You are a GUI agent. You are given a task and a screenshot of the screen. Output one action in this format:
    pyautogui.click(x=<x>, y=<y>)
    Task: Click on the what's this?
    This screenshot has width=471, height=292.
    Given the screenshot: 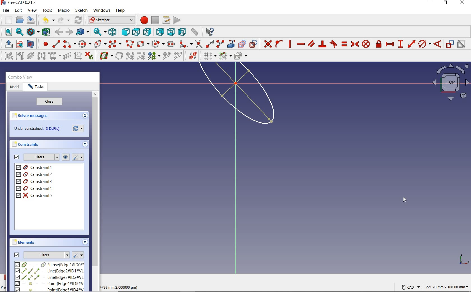 What is the action you would take?
    pyautogui.click(x=209, y=31)
    